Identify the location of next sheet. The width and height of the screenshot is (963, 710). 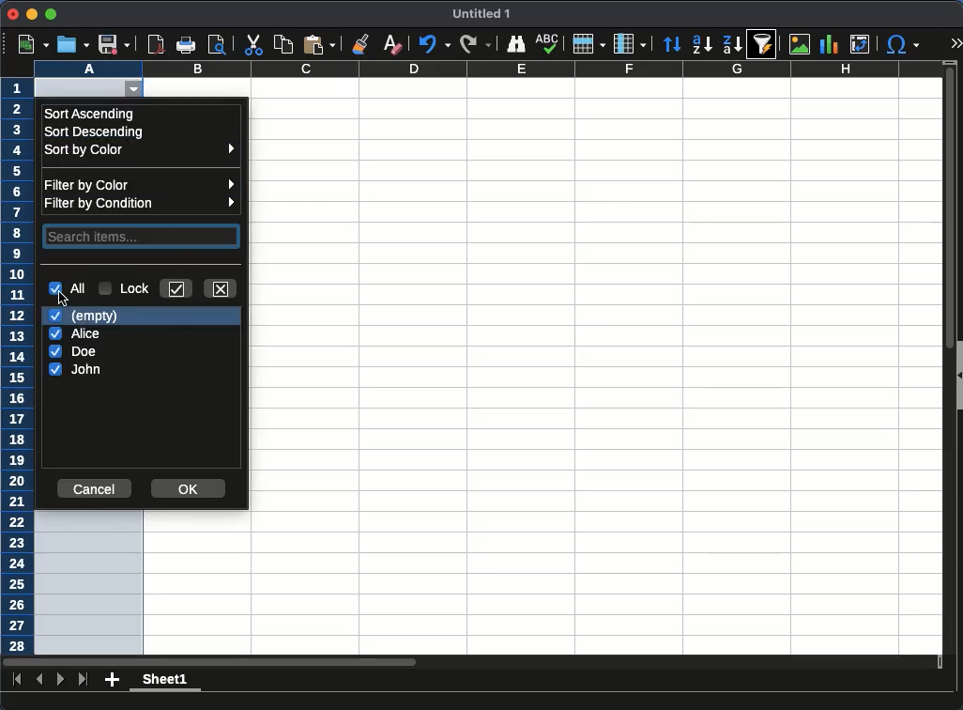
(59, 679).